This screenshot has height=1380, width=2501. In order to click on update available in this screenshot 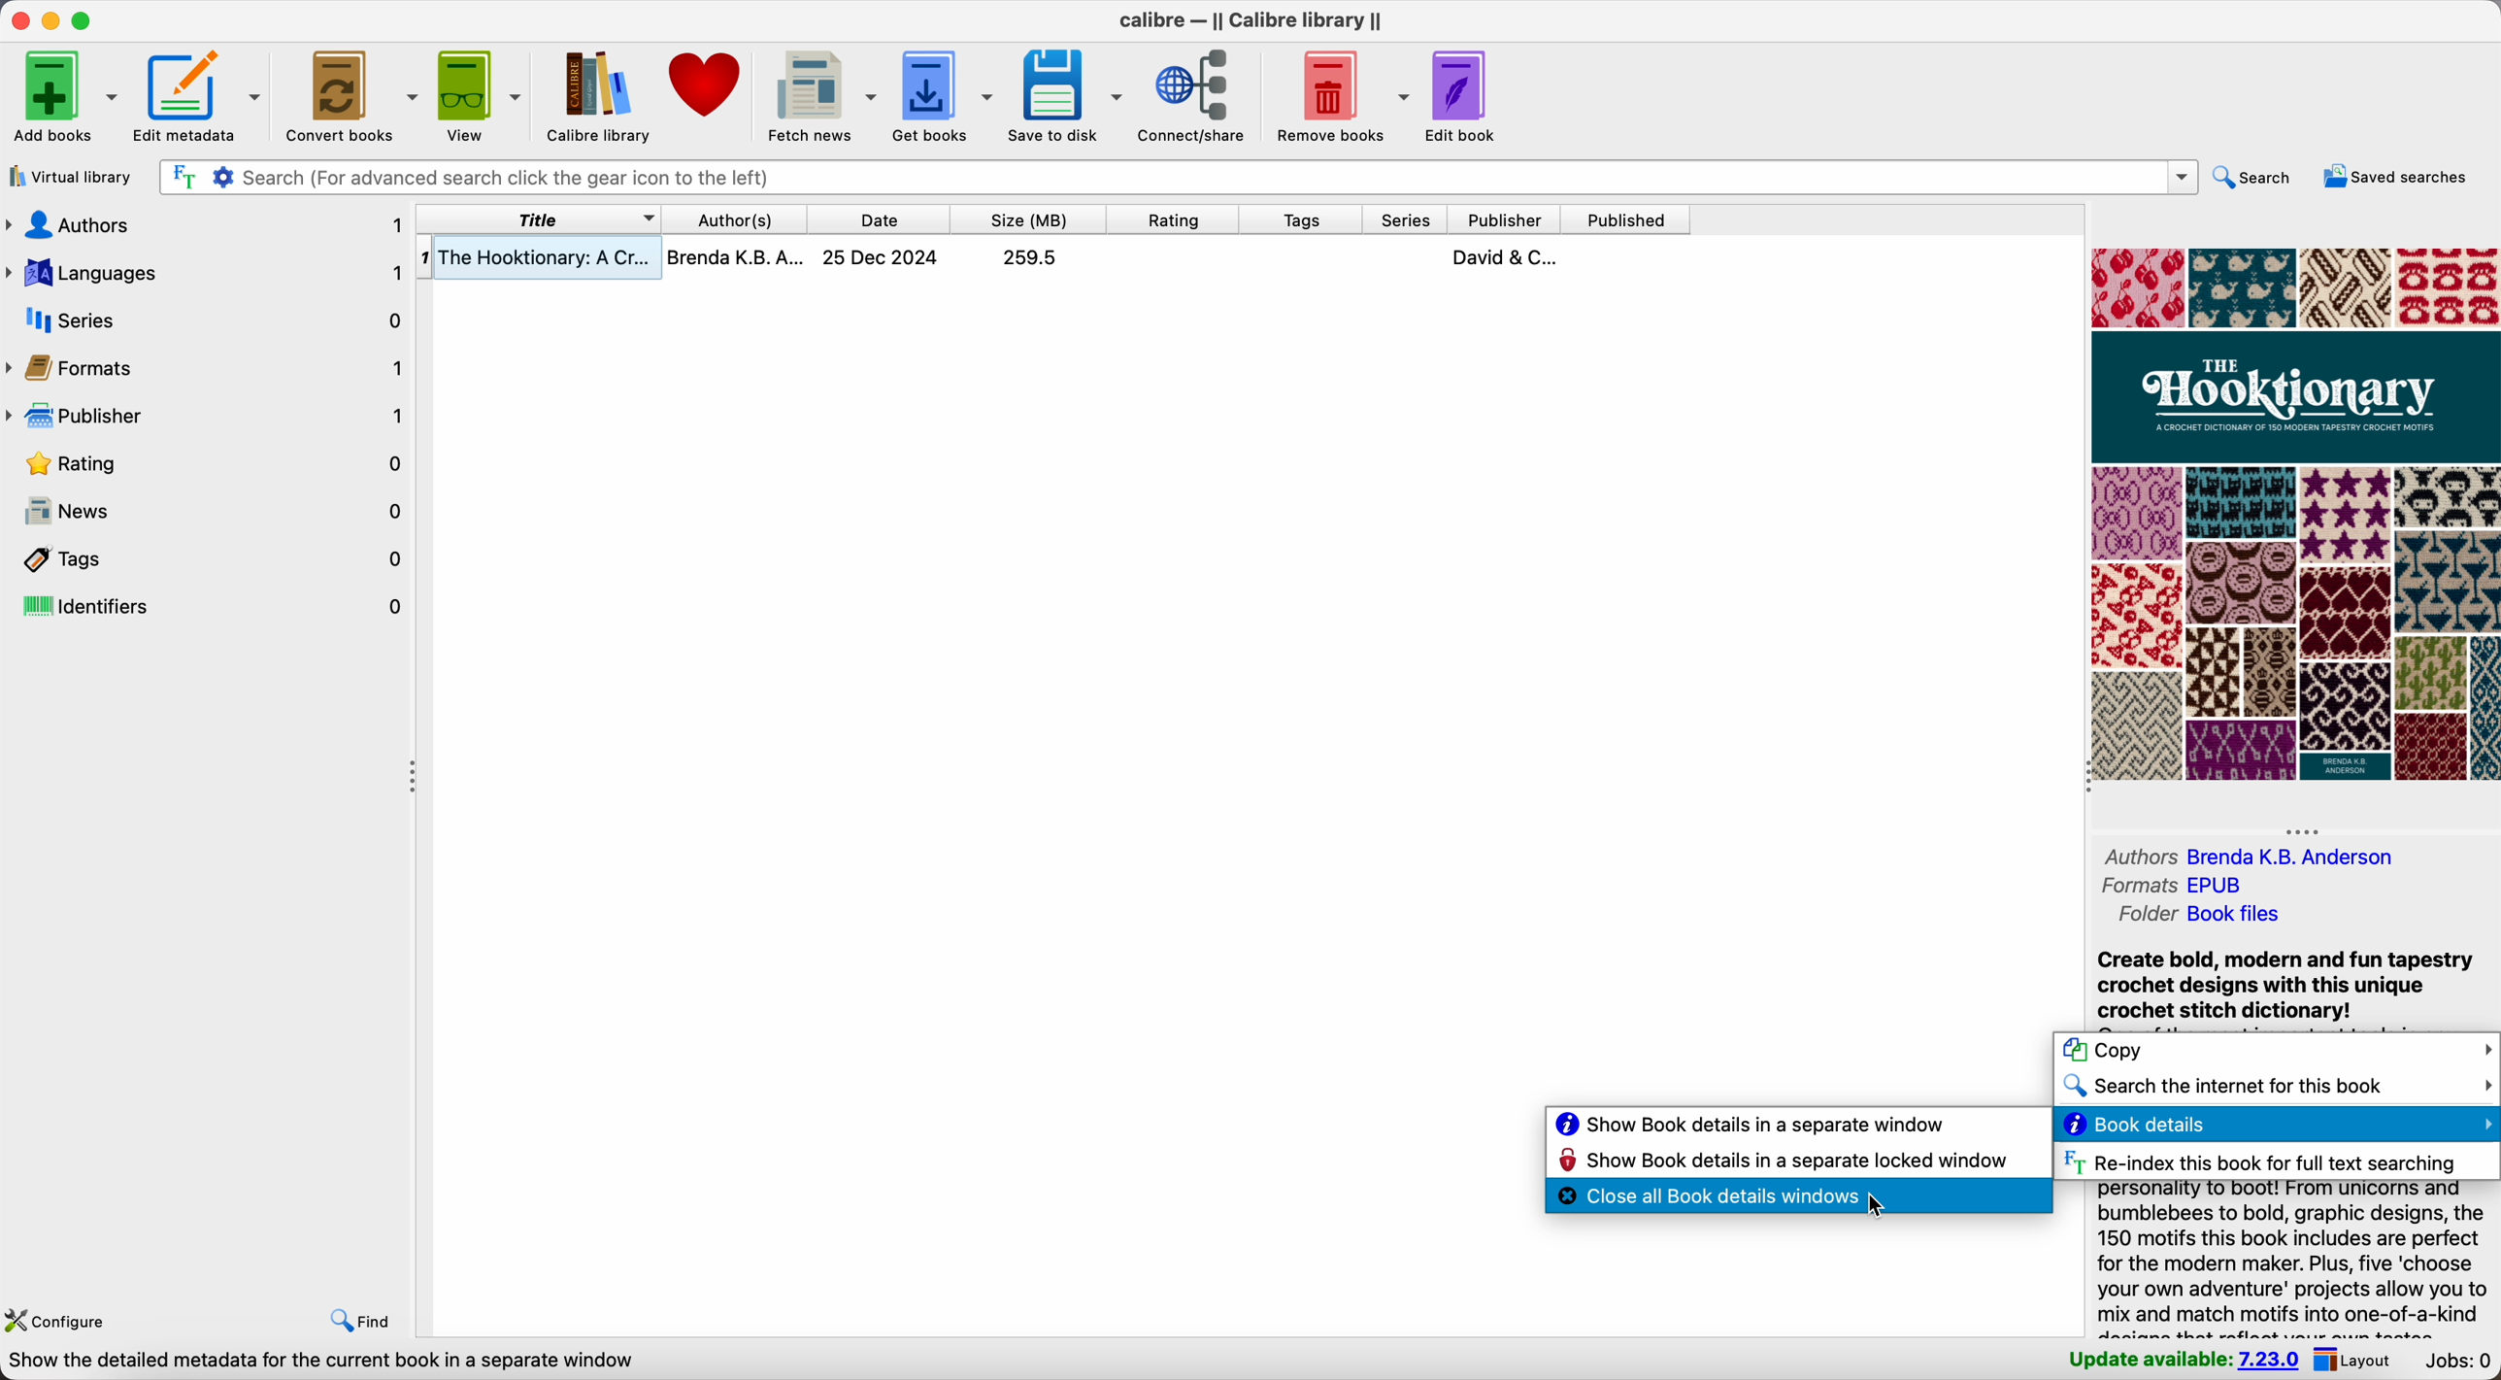, I will do `click(2183, 1363)`.